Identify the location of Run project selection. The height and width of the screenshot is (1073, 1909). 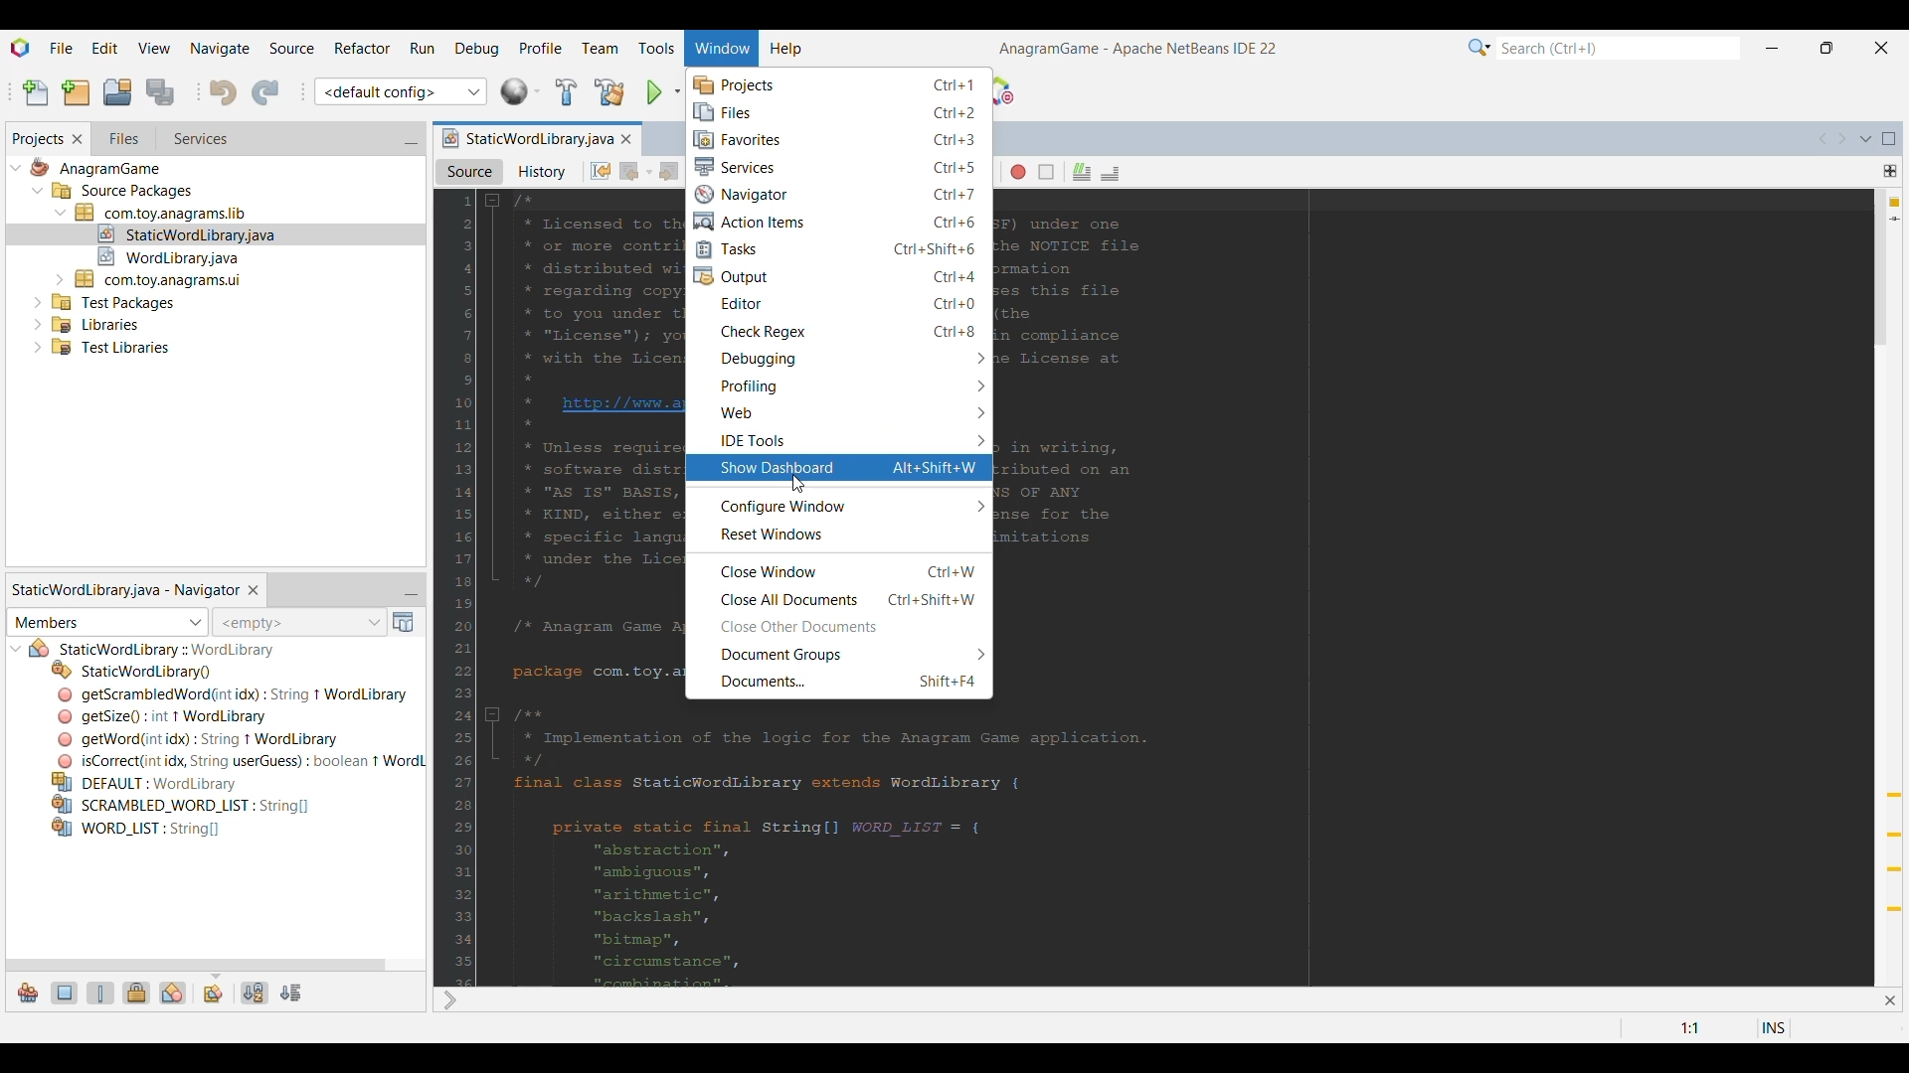
(655, 92).